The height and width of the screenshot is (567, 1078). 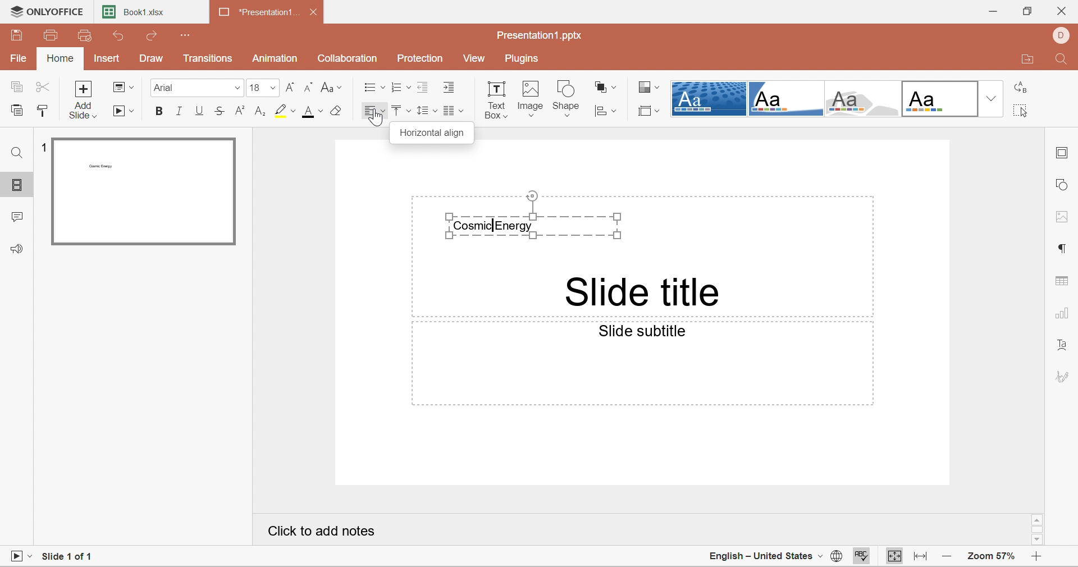 What do you see at coordinates (151, 59) in the screenshot?
I see `Draw` at bounding box center [151, 59].